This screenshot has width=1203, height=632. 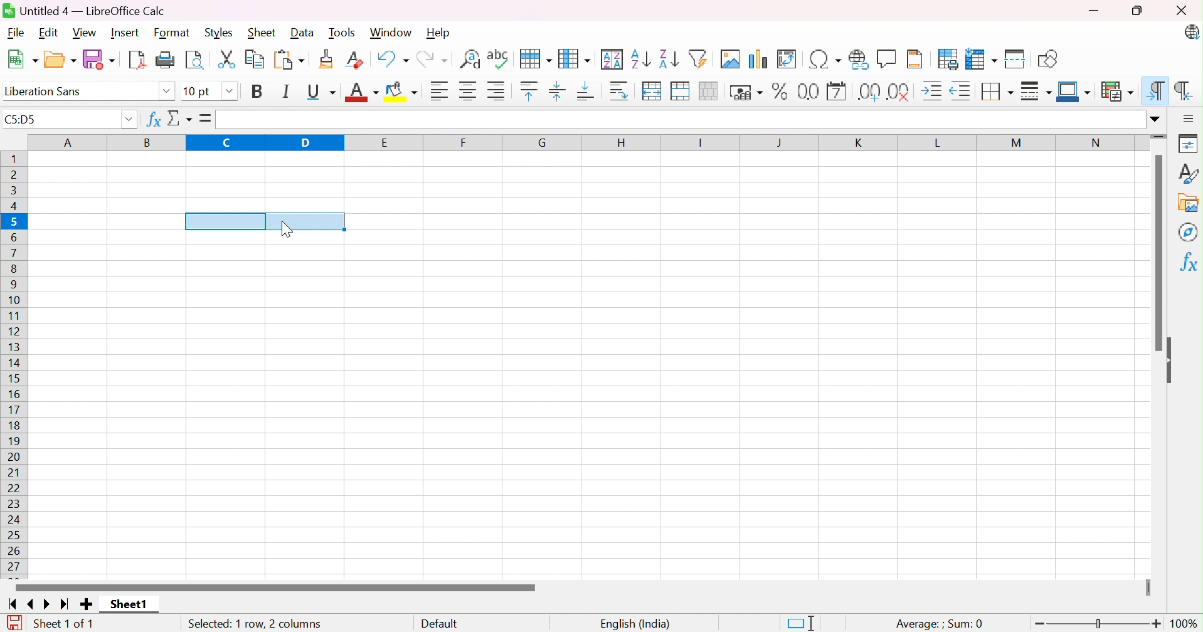 What do you see at coordinates (1187, 203) in the screenshot?
I see `Gallery` at bounding box center [1187, 203].